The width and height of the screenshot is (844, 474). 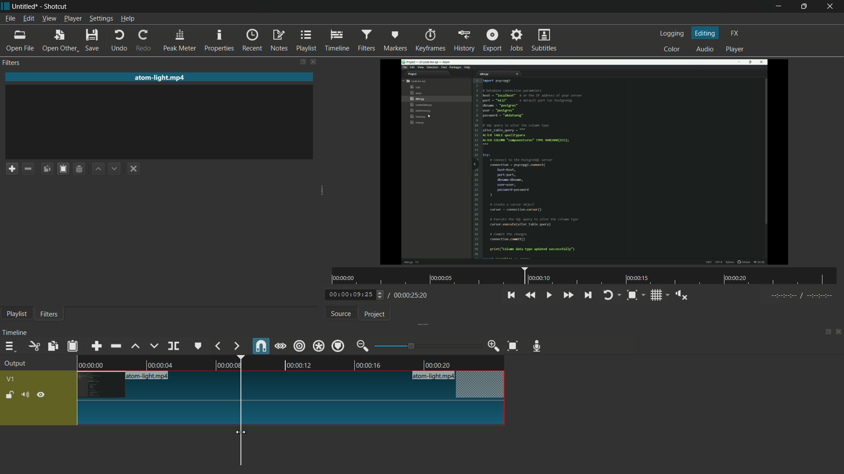 I want to click on open file, so click(x=20, y=41).